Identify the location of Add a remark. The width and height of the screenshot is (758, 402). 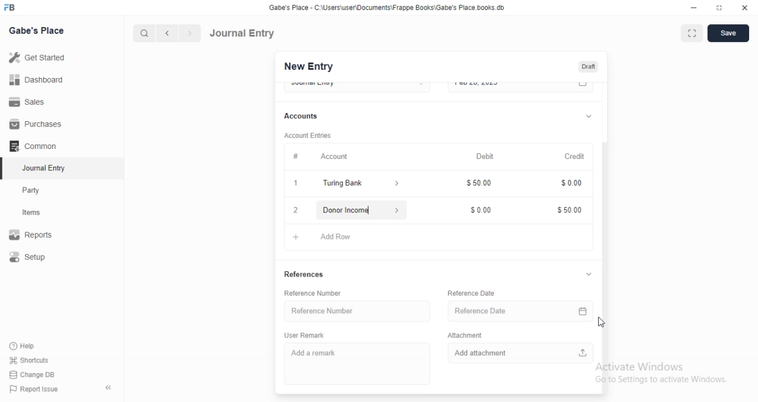
(355, 364).